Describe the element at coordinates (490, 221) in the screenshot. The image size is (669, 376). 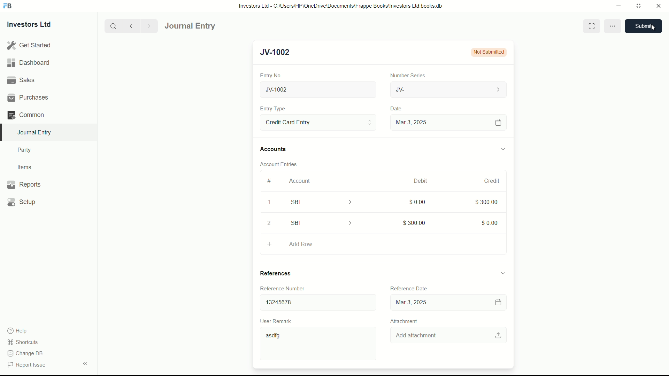
I see `$0.00` at that location.